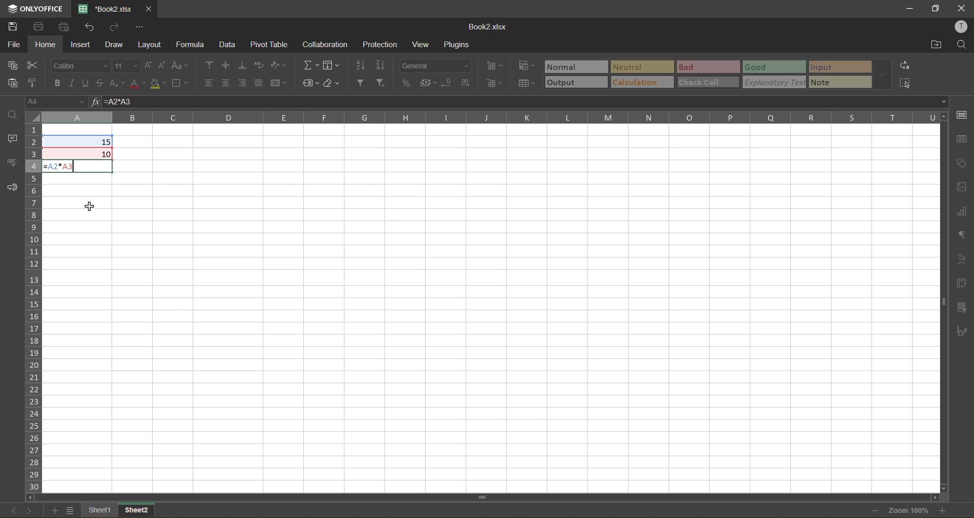 This screenshot has height=518, width=974. What do you see at coordinates (492, 67) in the screenshot?
I see `insert cells` at bounding box center [492, 67].